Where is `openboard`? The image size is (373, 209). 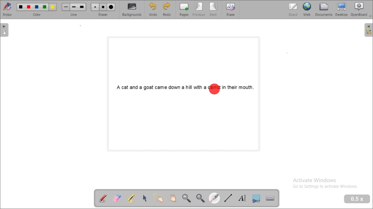
openboard is located at coordinates (359, 9).